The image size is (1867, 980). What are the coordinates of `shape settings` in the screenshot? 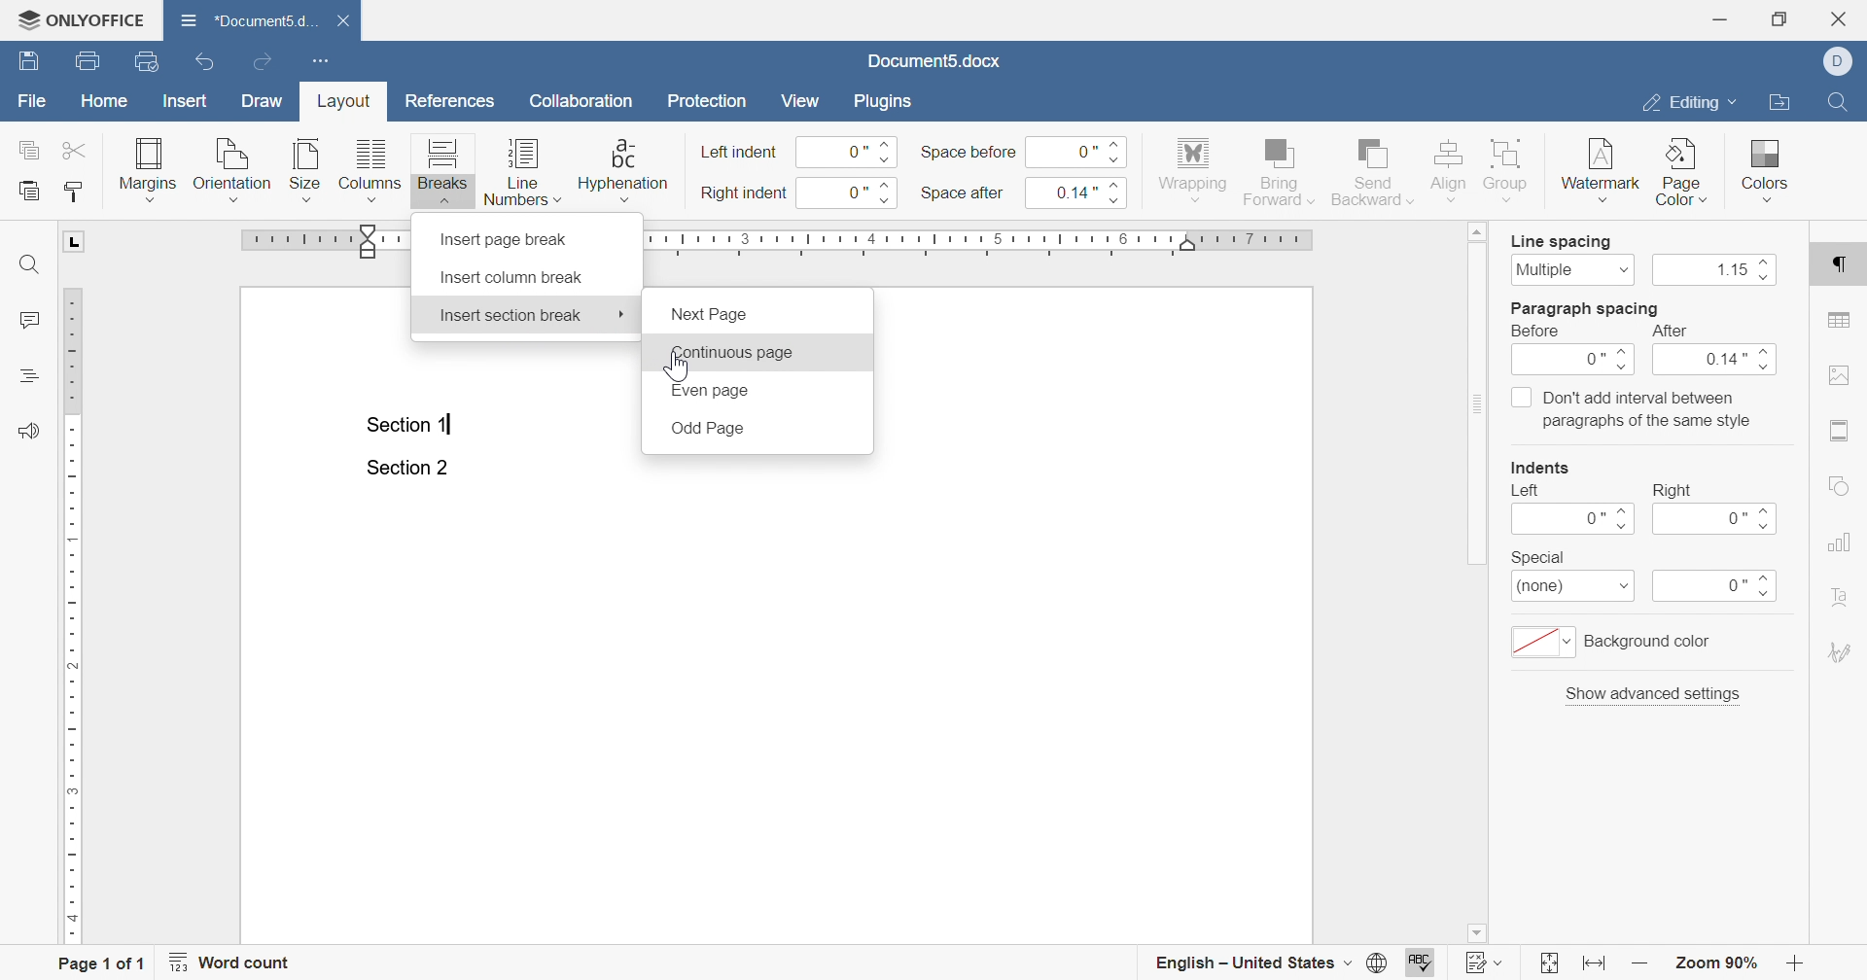 It's located at (1838, 485).